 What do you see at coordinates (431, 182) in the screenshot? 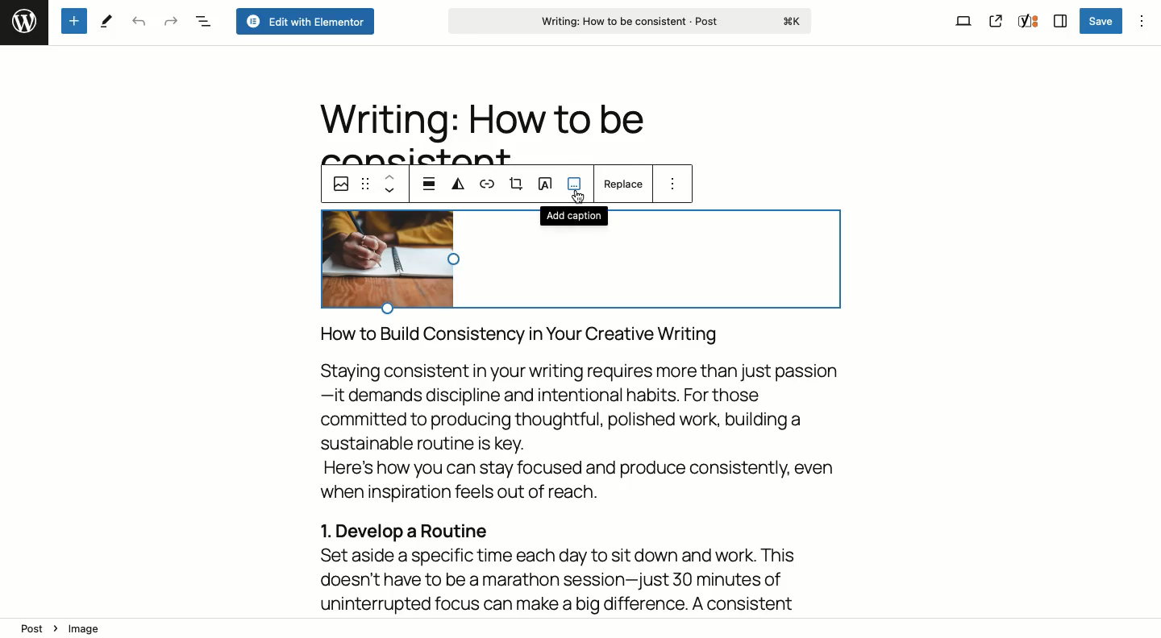
I see `Align` at bounding box center [431, 182].